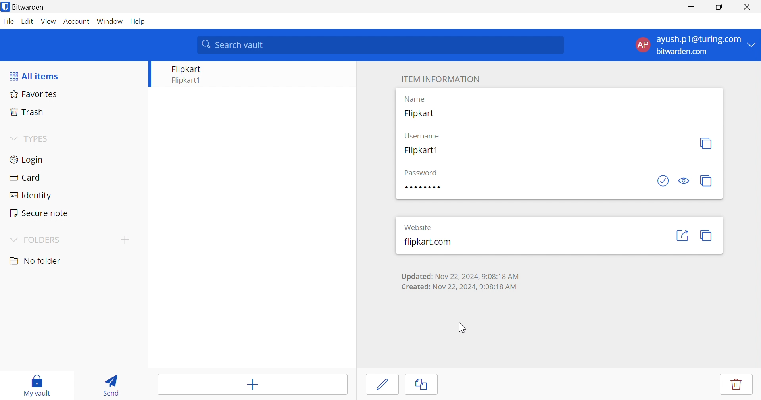 This screenshot has height=400, width=761. I want to click on Bitwarden, so click(29, 8).